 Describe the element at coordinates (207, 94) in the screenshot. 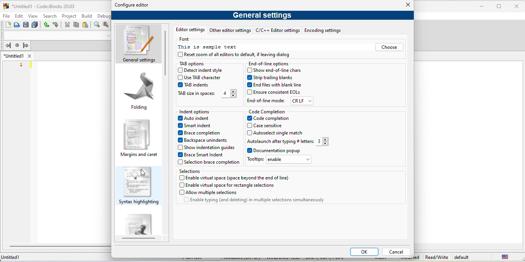

I see `tab size space -4` at that location.